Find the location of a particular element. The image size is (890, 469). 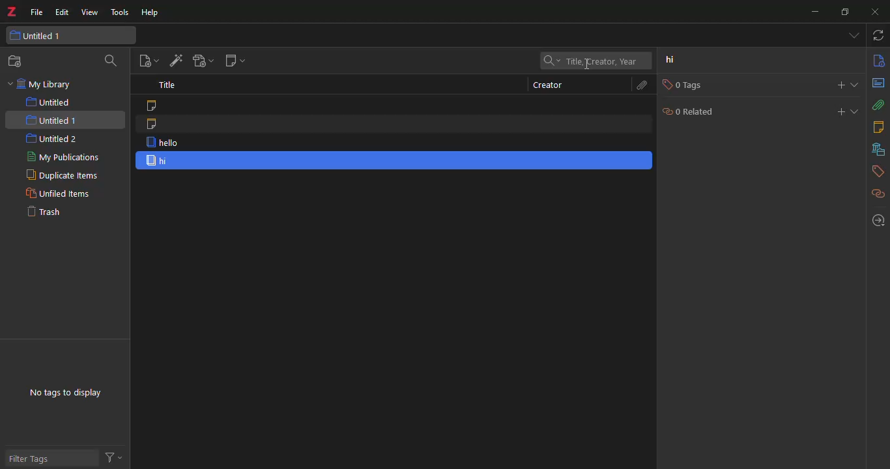

0 tags is located at coordinates (680, 85).